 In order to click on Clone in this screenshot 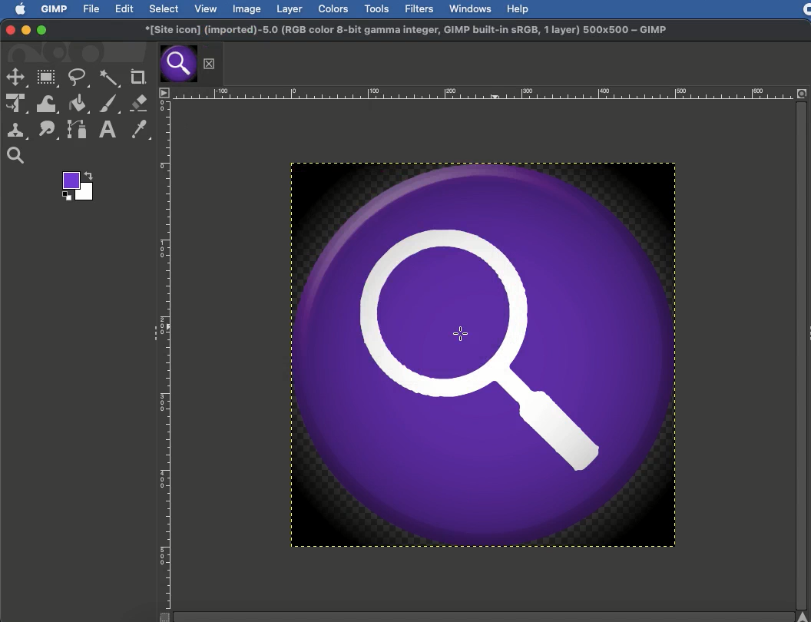, I will do `click(18, 131)`.